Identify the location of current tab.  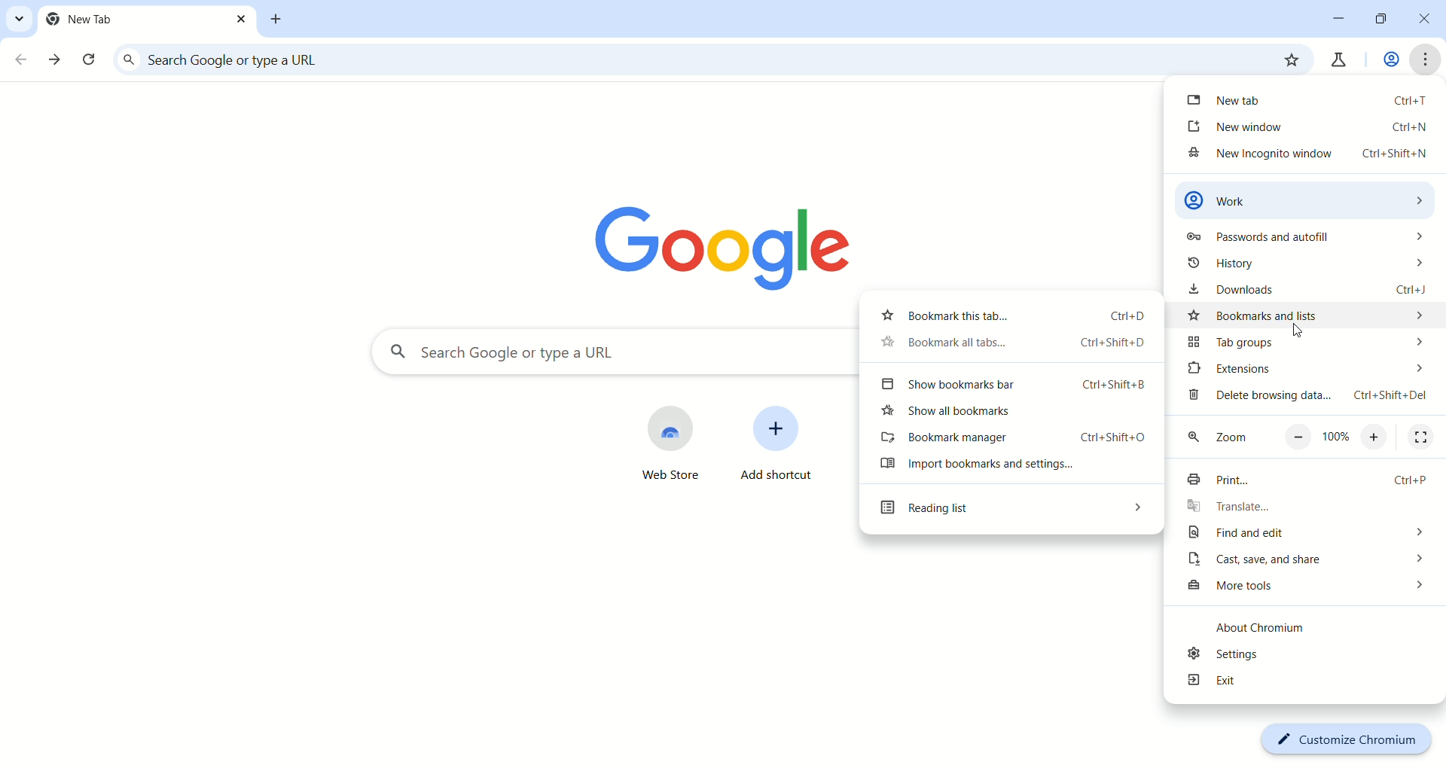
(148, 20).